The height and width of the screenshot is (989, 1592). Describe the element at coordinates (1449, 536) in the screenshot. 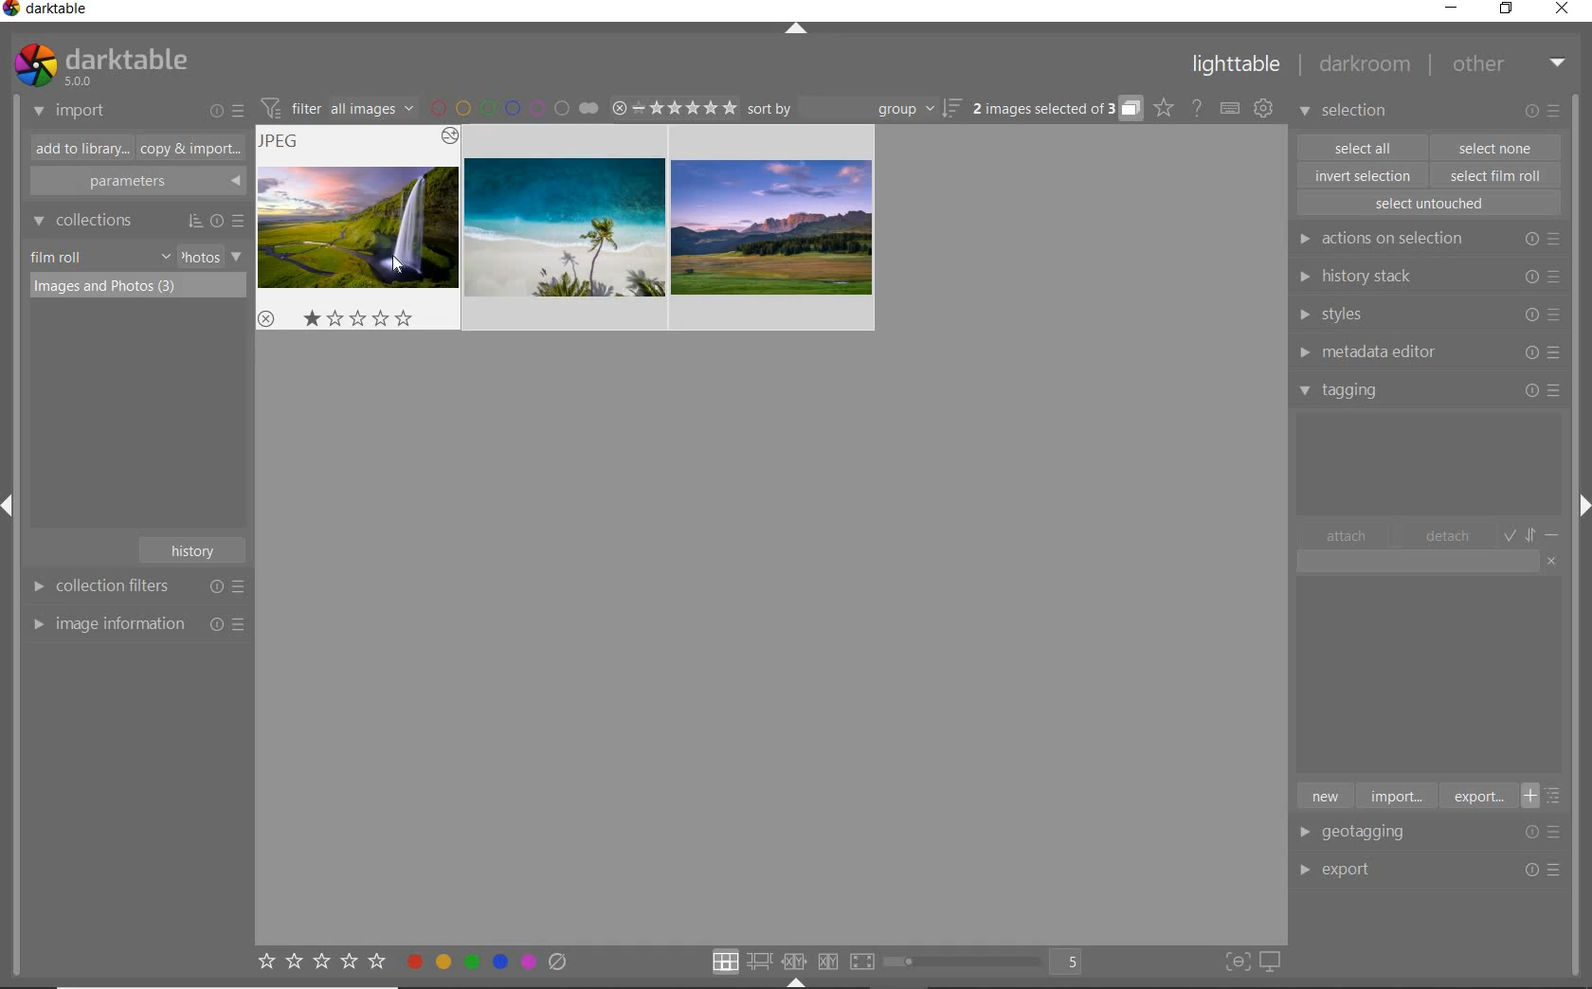

I see `detach` at that location.